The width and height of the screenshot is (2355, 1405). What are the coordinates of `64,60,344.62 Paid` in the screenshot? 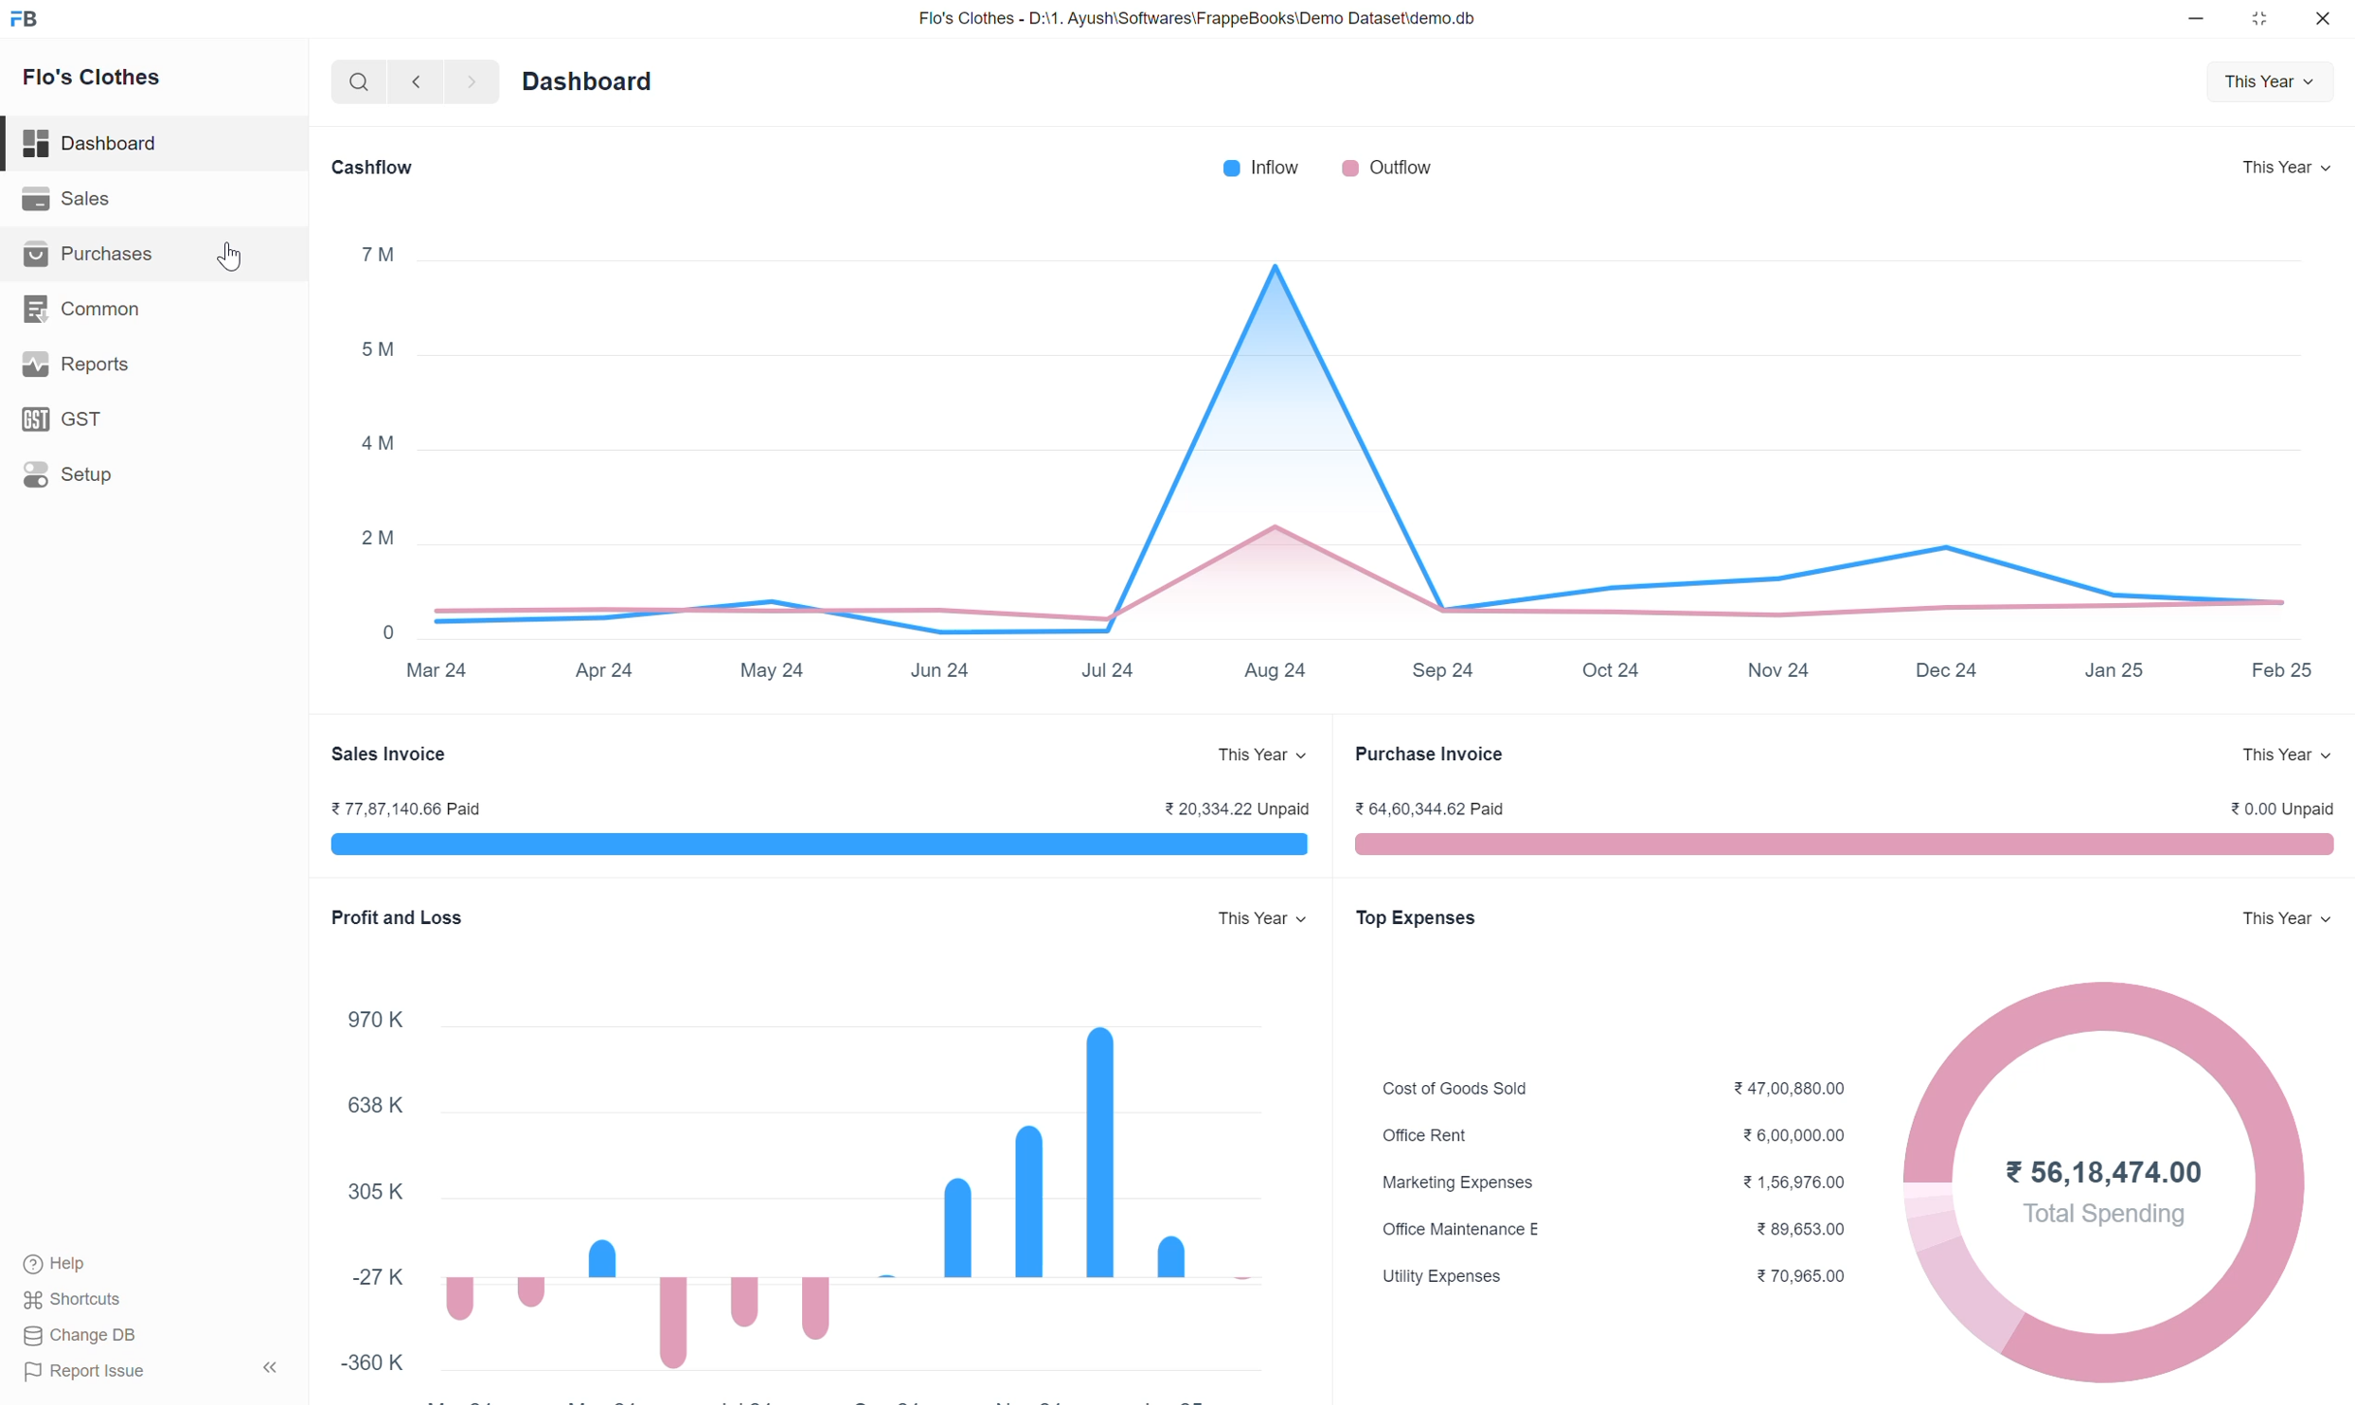 It's located at (1430, 808).